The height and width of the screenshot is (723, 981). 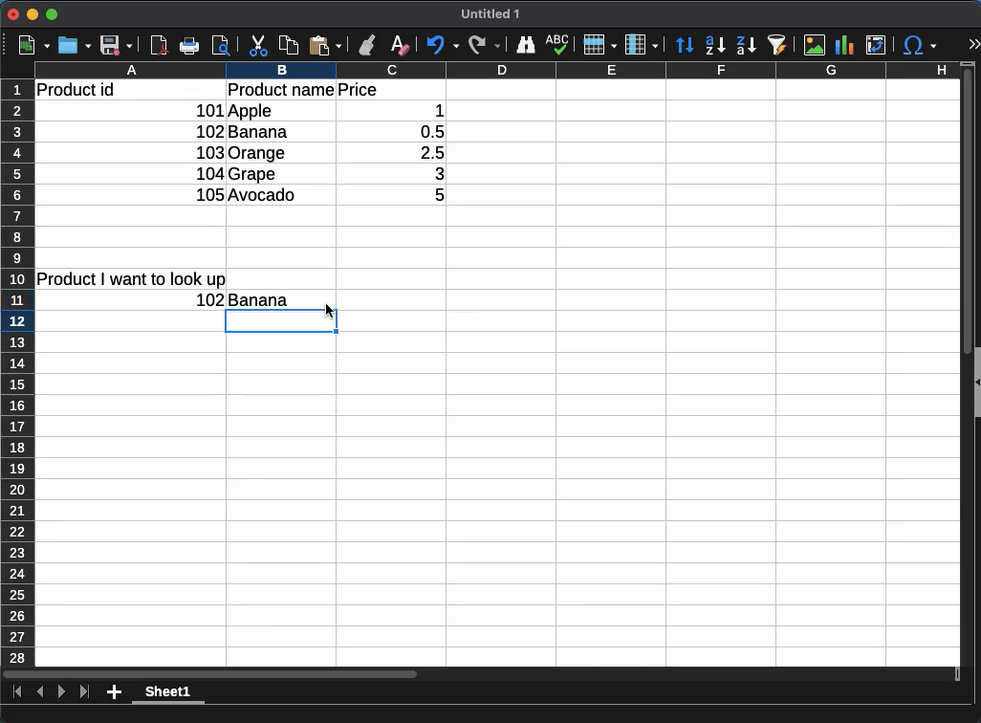 What do you see at coordinates (430, 174) in the screenshot?
I see `3` at bounding box center [430, 174].